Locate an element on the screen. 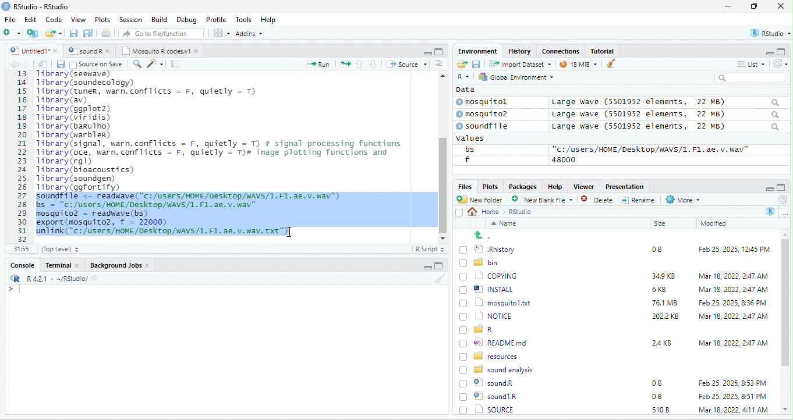  1302 KB is located at coordinates (667, 410).